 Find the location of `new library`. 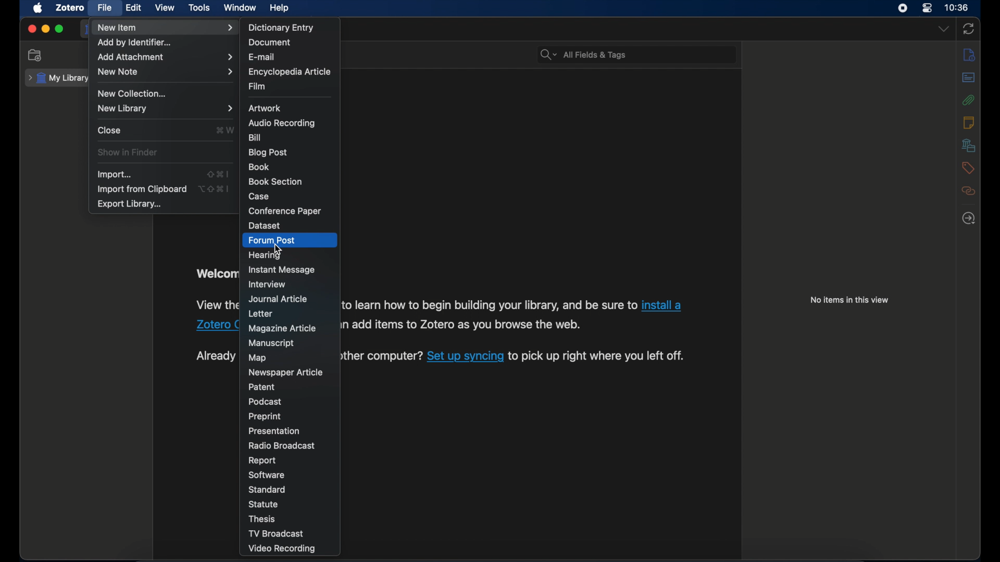

new library is located at coordinates (166, 108).